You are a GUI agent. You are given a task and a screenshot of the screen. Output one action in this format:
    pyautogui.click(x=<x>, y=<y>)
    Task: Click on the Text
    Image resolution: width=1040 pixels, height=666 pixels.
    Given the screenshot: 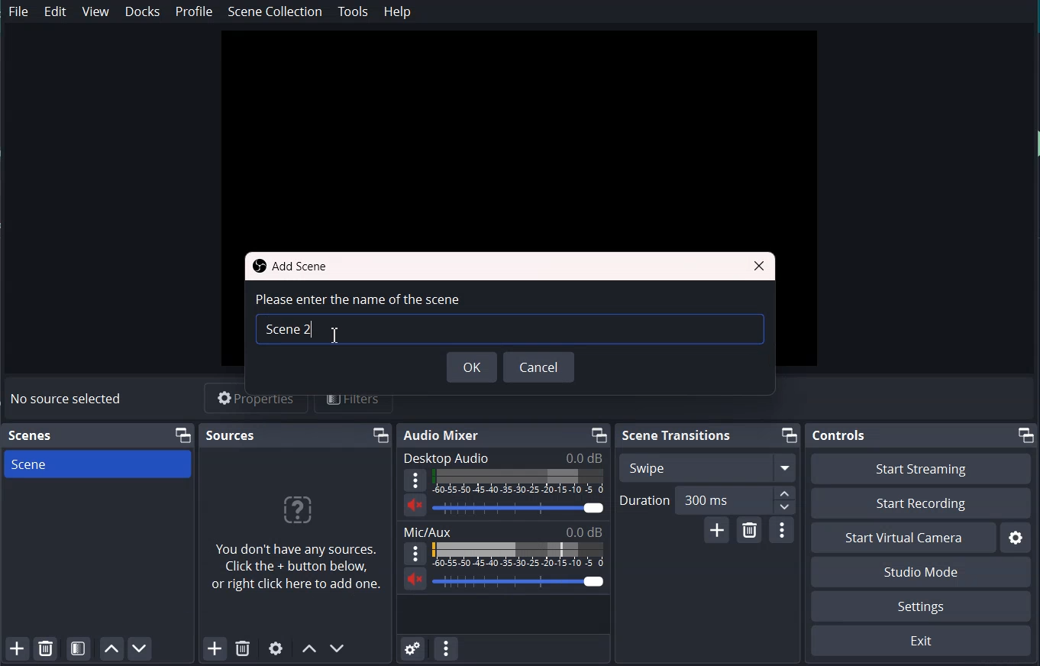 What is the action you would take?
    pyautogui.click(x=357, y=299)
    